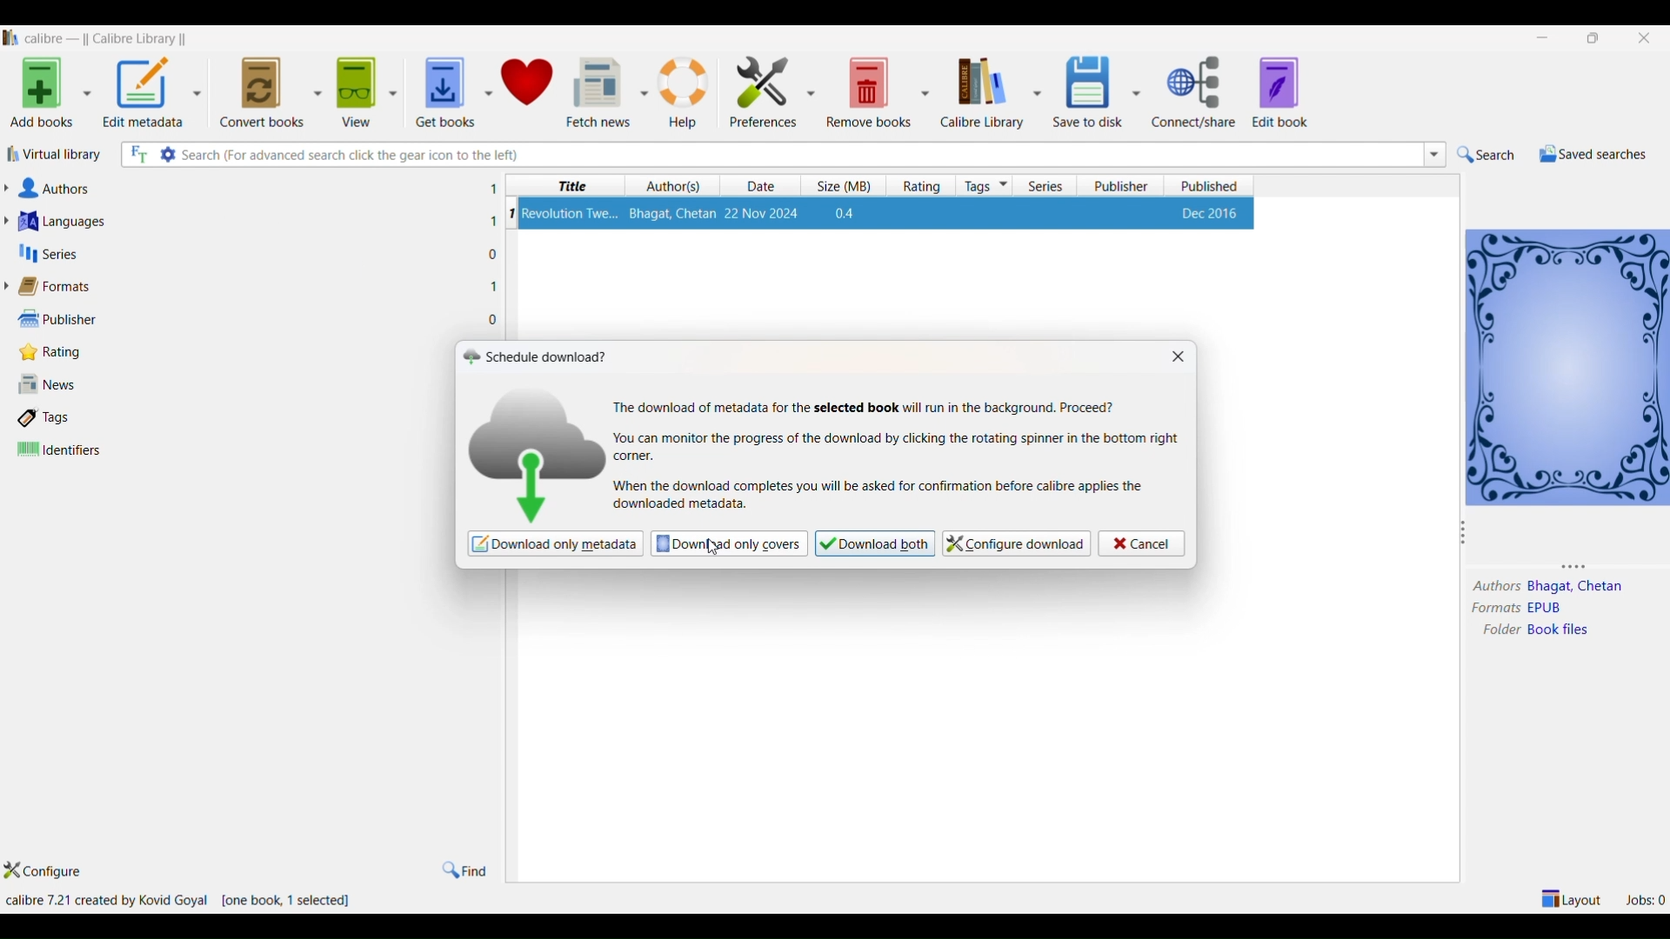 This screenshot has height=939, width=1670. I want to click on maximize , so click(1596, 37).